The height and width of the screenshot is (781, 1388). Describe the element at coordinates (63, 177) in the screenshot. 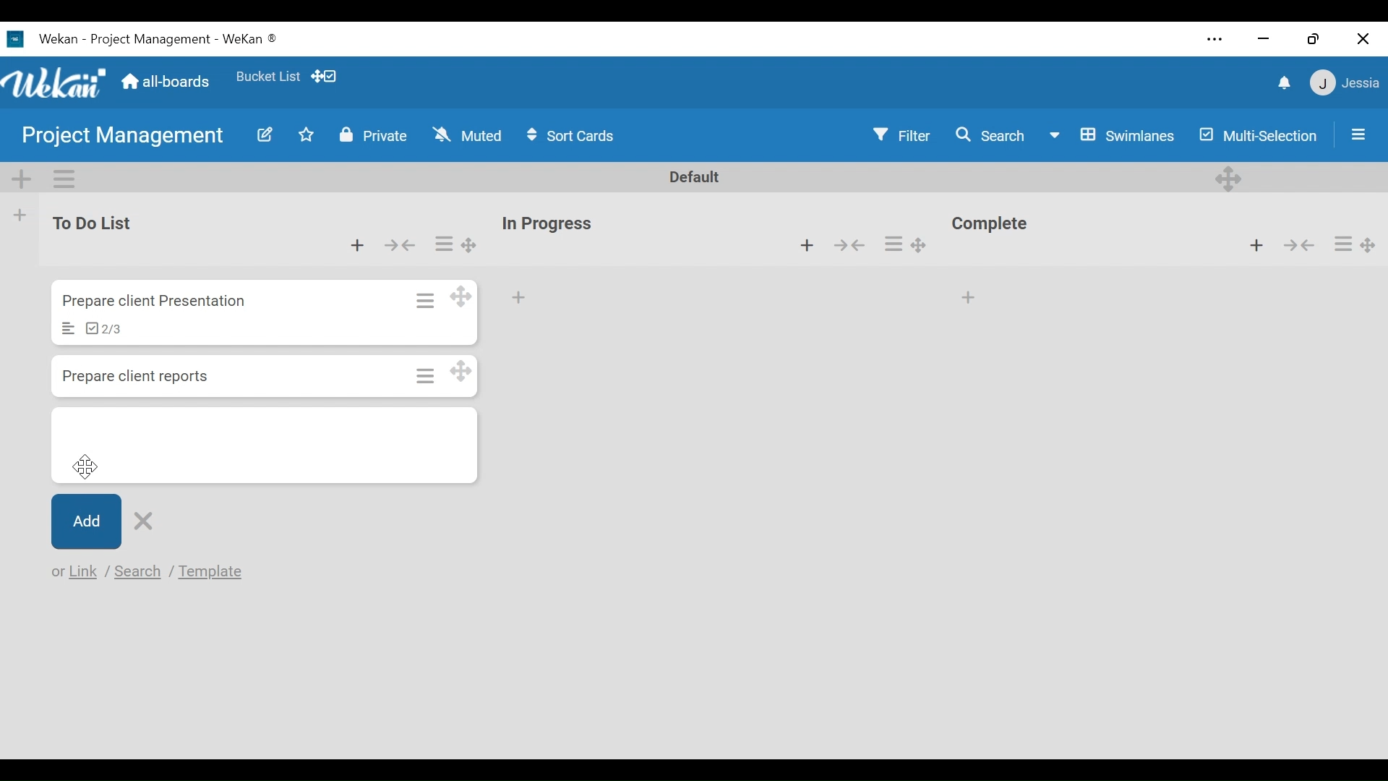

I see `List actions` at that location.